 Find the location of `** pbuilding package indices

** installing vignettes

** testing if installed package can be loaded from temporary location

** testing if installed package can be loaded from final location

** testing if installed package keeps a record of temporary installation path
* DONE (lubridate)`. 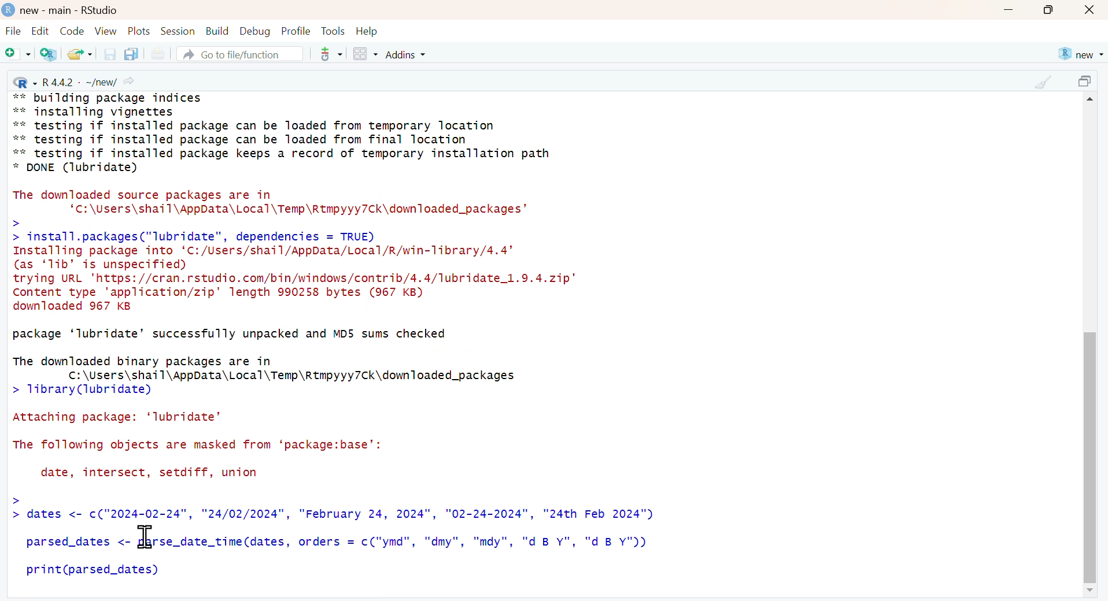

** pbuilding package indices

** installing vignettes

** testing if installed package can be loaded from temporary location

** testing if installed package can be loaded from final location

** testing if installed package keeps a record of temporary installation path
* DONE (lubridate) is located at coordinates (283, 134).